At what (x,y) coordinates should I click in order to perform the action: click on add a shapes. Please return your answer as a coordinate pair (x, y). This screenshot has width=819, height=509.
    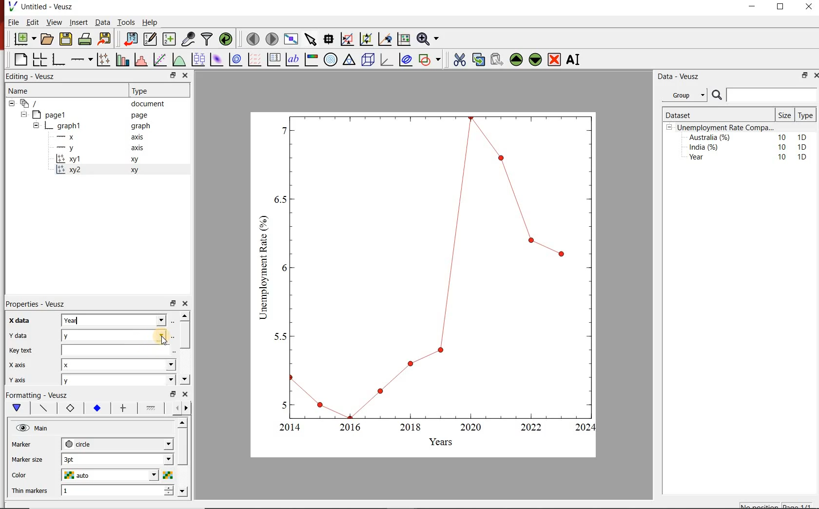
    Looking at the image, I should click on (429, 59).